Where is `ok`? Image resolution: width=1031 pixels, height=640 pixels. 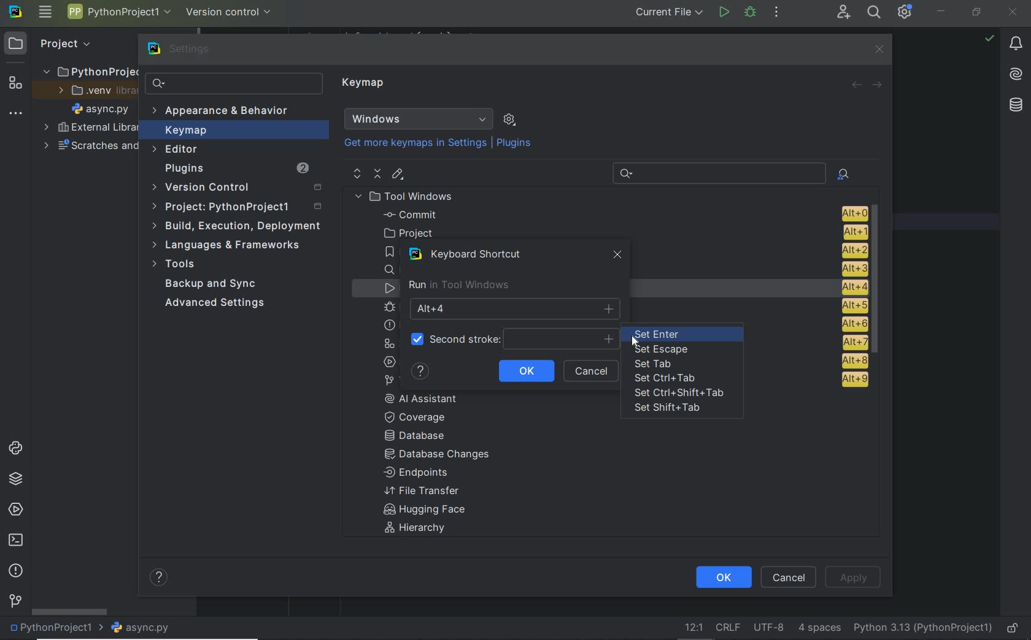
ok is located at coordinates (722, 577).